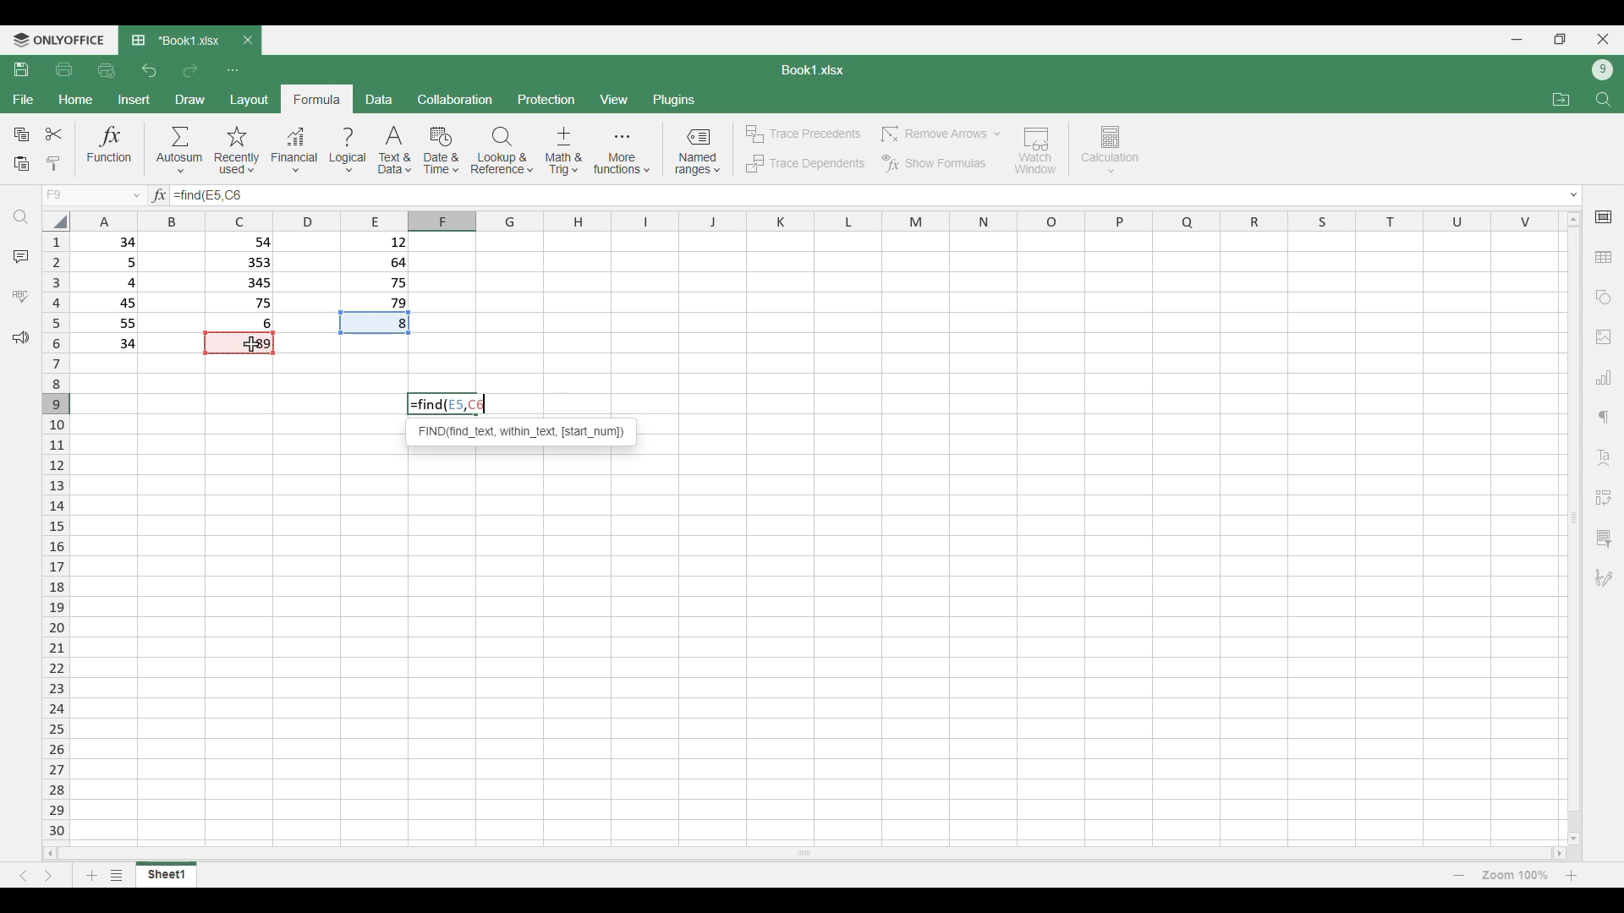 The image size is (1624, 913). Describe the element at coordinates (56, 534) in the screenshot. I see `Indicates rows` at that location.